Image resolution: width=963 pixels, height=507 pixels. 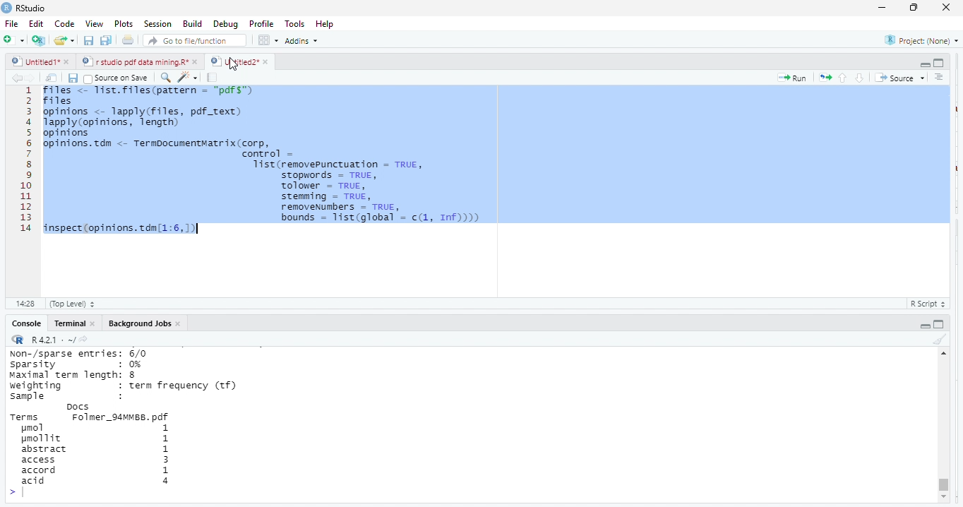 I want to click on profile, so click(x=261, y=23).